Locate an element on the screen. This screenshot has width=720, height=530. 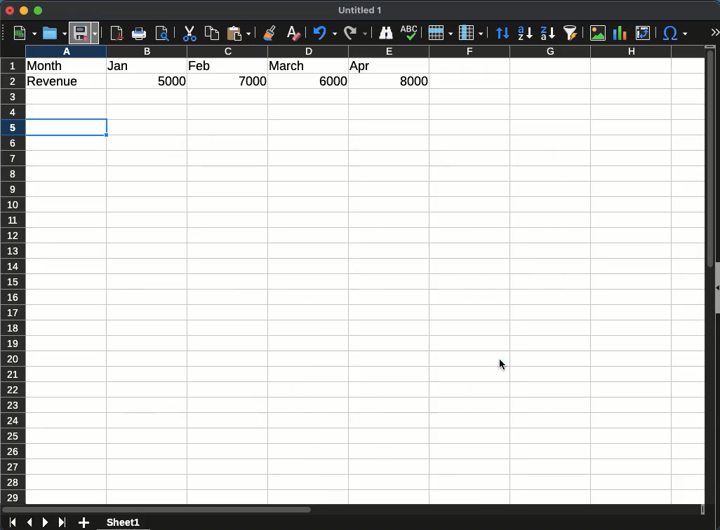
revenue is located at coordinates (56, 82).